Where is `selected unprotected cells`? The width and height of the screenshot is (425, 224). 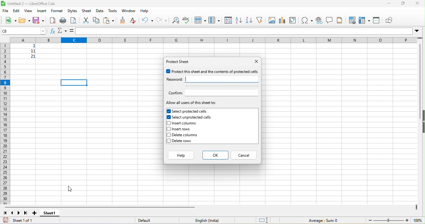 selected unprotected cells is located at coordinates (189, 117).